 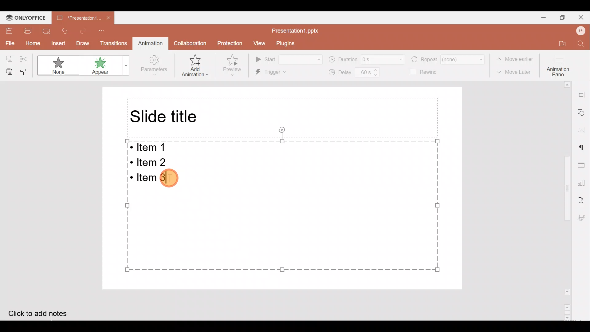 What do you see at coordinates (9, 71) in the screenshot?
I see `Paste` at bounding box center [9, 71].